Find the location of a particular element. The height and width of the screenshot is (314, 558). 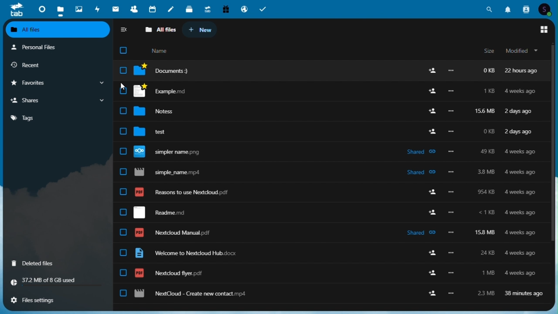

check box is located at coordinates (123, 111).